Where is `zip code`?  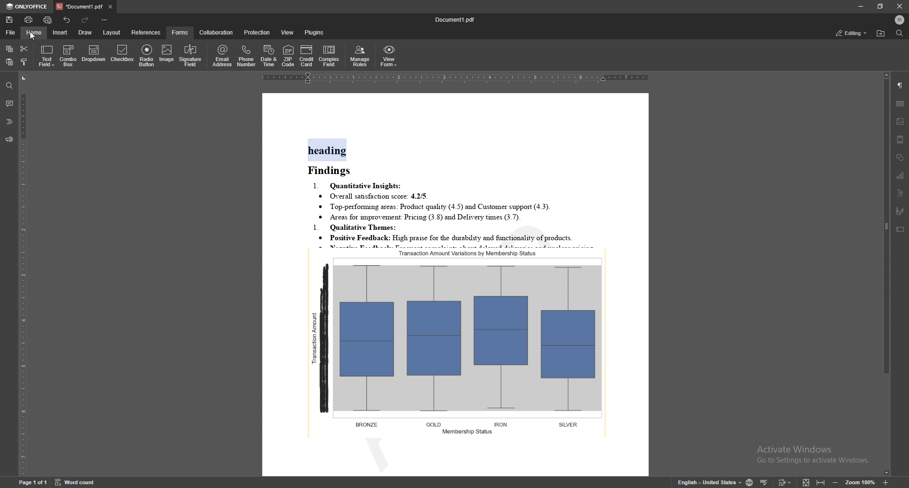 zip code is located at coordinates (288, 56).